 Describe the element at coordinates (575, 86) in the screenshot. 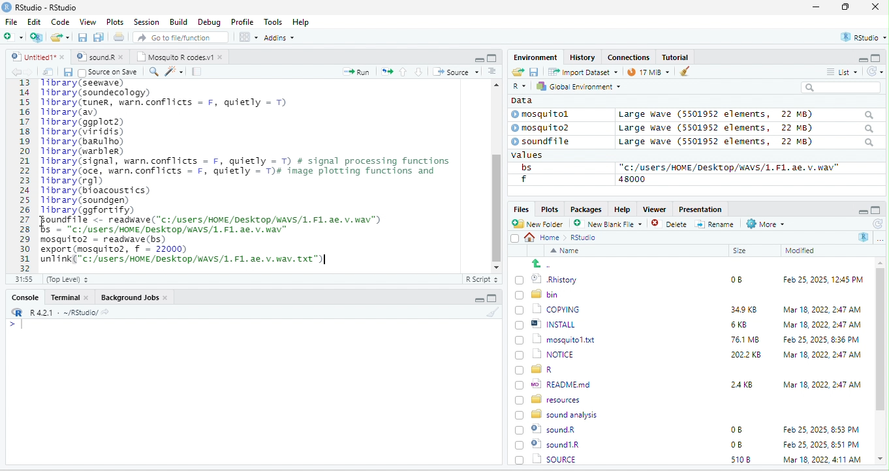

I see `hy Global Environment ~` at that location.